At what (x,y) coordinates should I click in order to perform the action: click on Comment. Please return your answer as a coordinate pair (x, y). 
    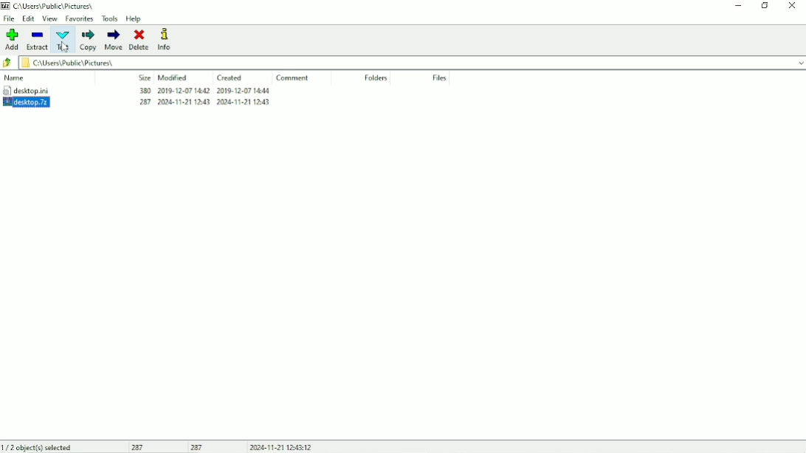
    Looking at the image, I should click on (294, 78).